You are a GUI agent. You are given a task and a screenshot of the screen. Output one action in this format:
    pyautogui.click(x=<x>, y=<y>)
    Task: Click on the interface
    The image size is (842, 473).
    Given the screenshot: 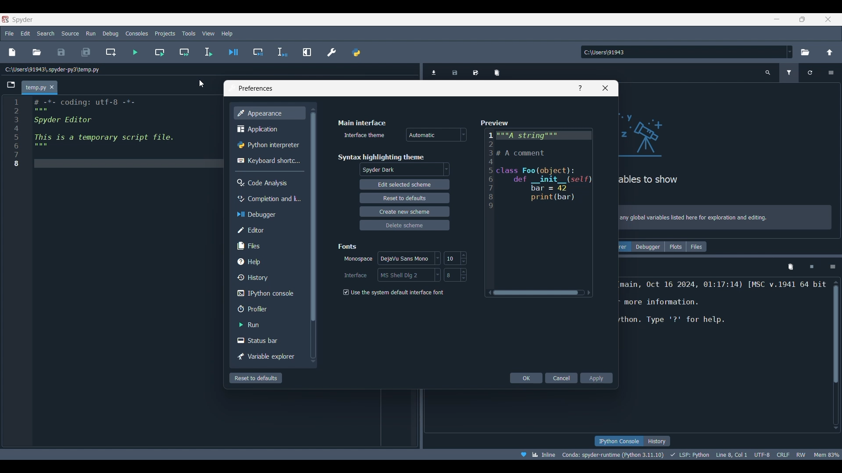 What is the action you would take?
    pyautogui.click(x=354, y=275)
    